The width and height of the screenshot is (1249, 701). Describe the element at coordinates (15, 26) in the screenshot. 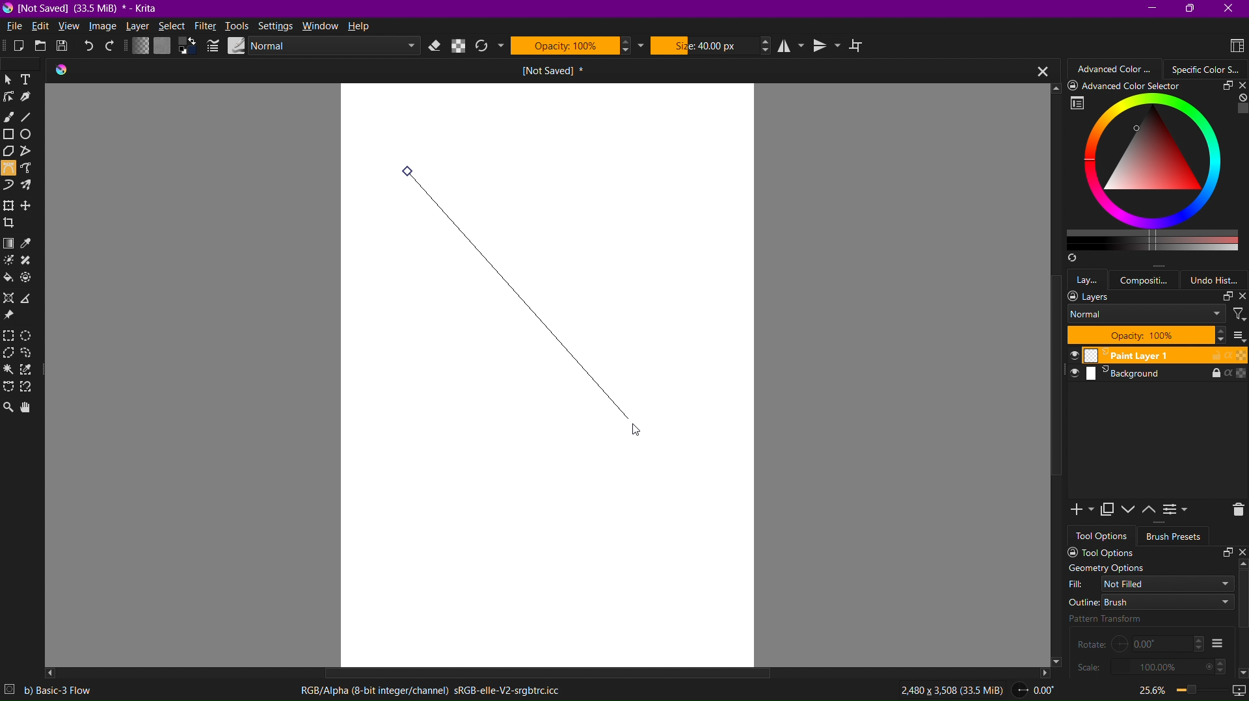

I see `File` at that location.